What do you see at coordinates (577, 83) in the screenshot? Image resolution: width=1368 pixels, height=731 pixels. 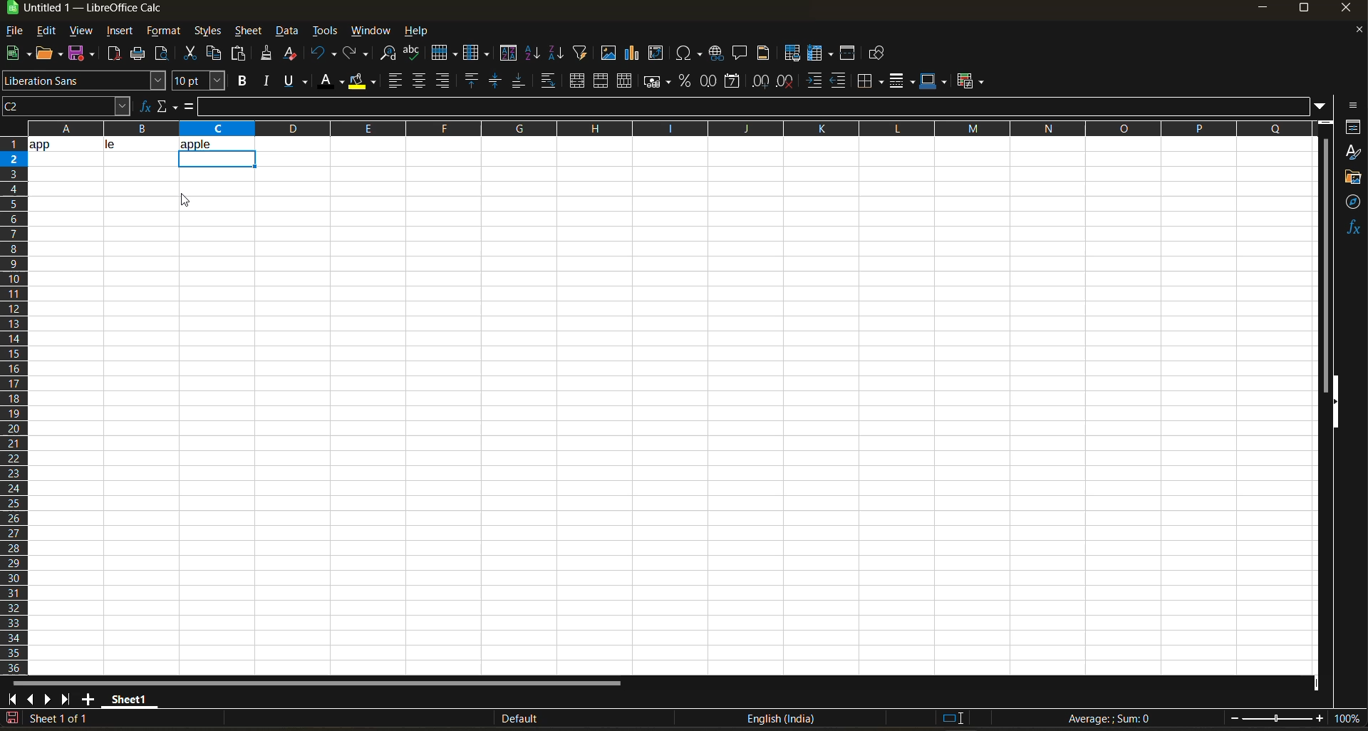 I see `merge and center` at bounding box center [577, 83].